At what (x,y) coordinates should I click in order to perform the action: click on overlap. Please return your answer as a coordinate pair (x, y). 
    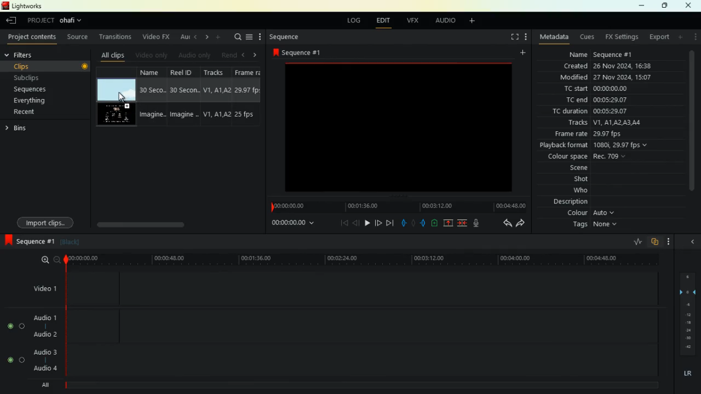
    Looking at the image, I should click on (655, 241).